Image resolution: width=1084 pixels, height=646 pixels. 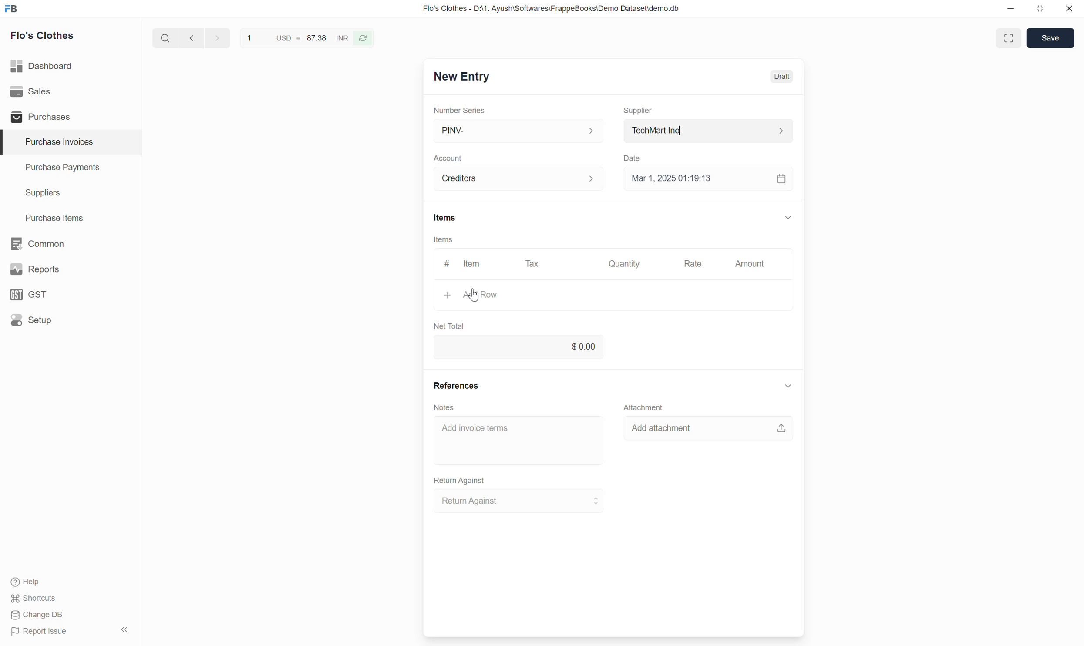 I want to click on + Add Row, so click(x=471, y=297).